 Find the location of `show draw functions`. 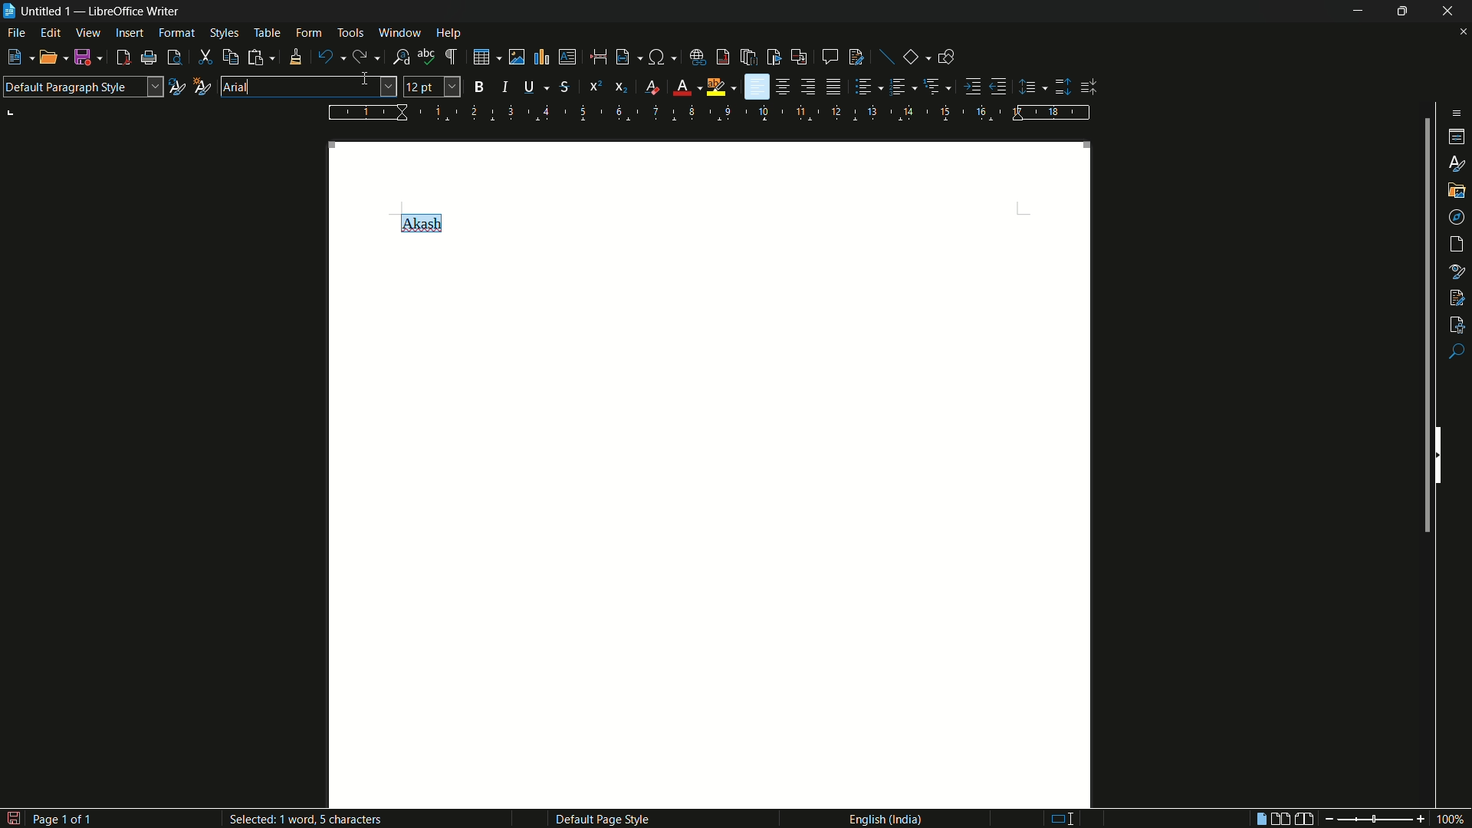

show draw functions is located at coordinates (946, 56).